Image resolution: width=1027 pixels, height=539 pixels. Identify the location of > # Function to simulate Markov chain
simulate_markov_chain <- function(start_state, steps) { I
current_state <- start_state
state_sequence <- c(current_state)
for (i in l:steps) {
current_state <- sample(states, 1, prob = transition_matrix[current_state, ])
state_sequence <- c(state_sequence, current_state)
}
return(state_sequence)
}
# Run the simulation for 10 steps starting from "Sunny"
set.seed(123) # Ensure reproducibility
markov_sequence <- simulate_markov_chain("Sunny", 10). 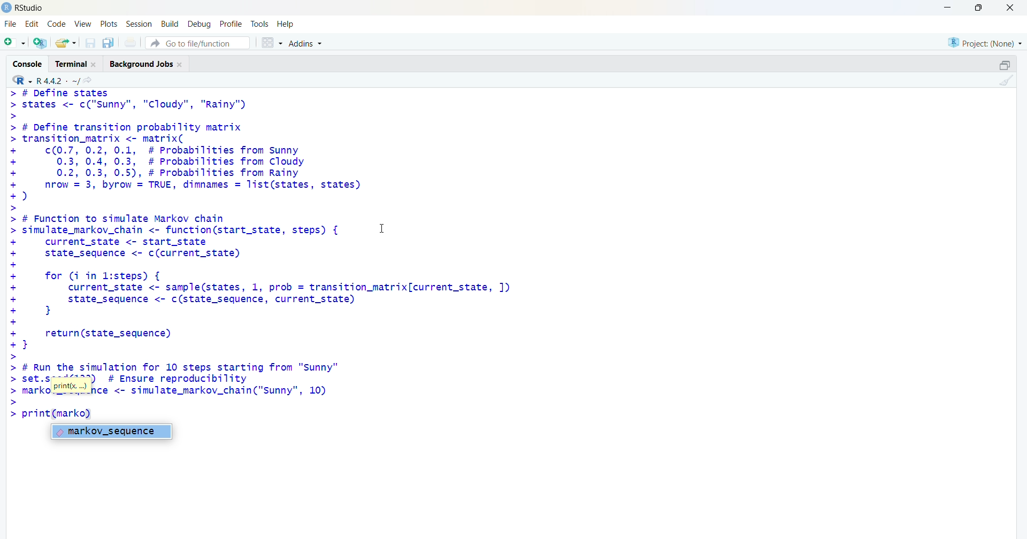
(288, 309).